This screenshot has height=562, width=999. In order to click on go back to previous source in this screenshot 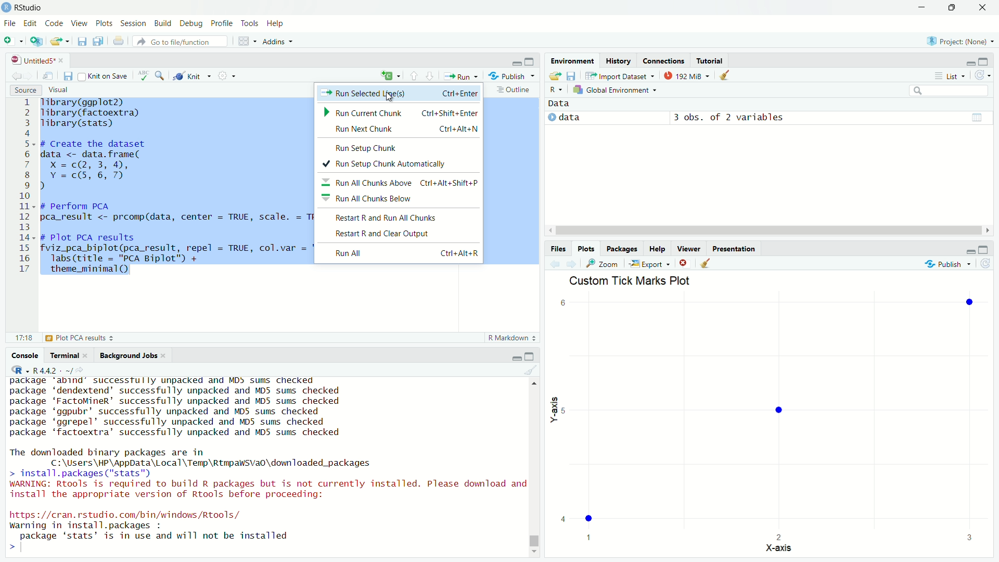, I will do `click(15, 76)`.